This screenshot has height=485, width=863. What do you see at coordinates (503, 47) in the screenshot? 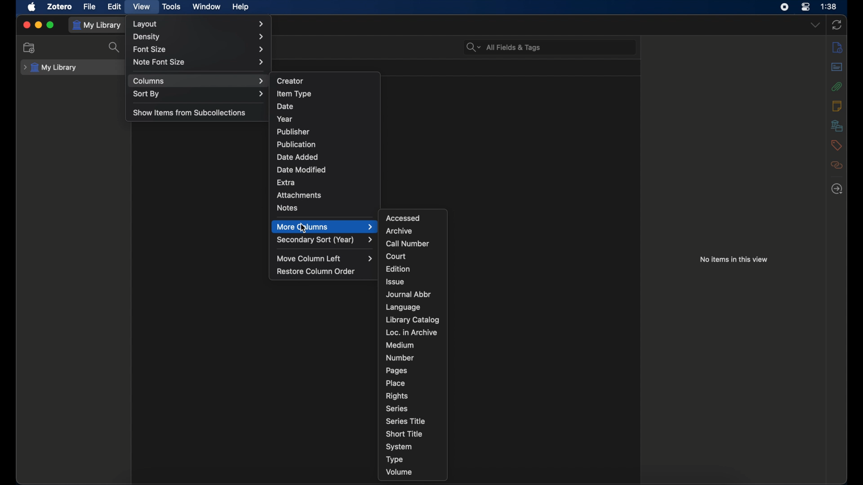
I see `All fields & tags` at bounding box center [503, 47].